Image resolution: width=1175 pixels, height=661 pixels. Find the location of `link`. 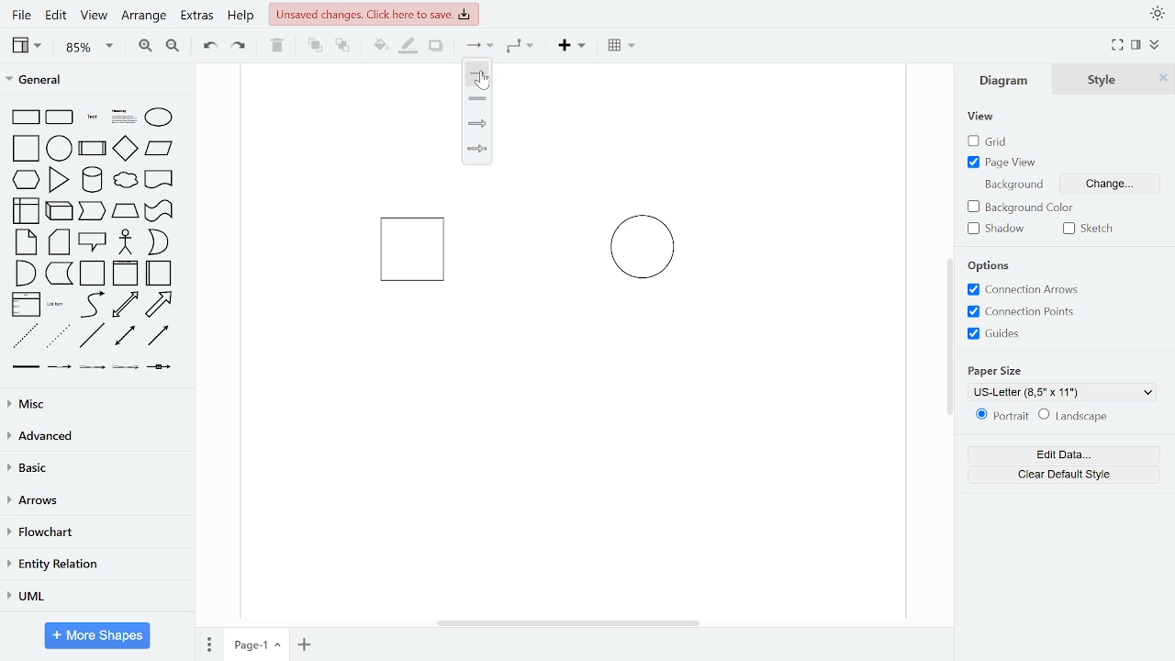

link is located at coordinates (478, 97).